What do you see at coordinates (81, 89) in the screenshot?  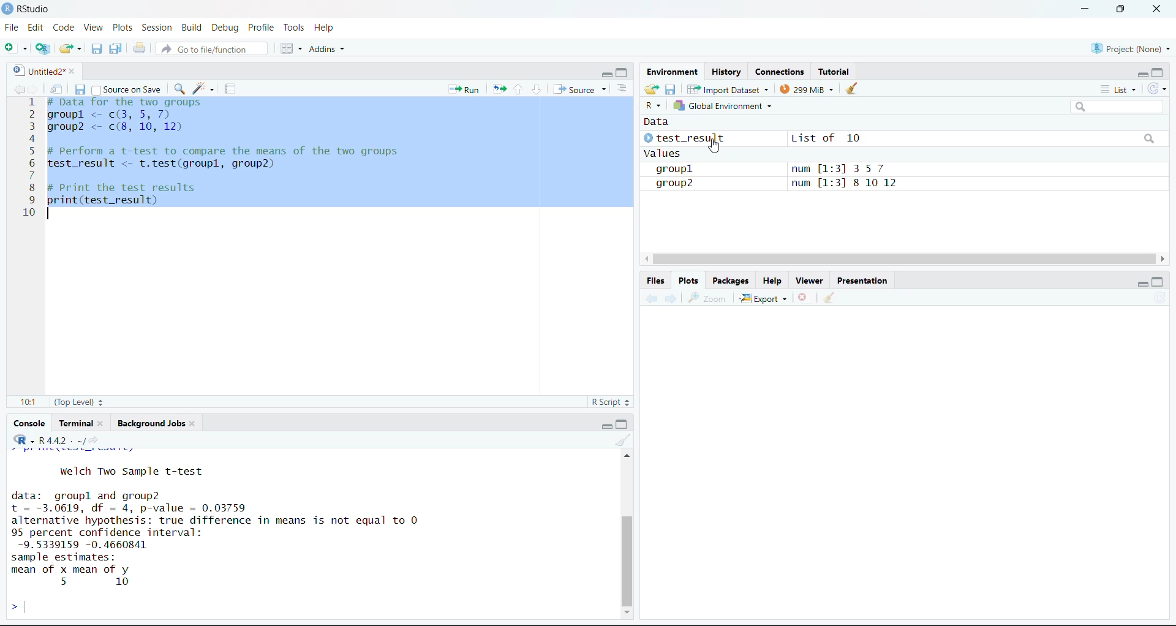 I see `save current document` at bounding box center [81, 89].